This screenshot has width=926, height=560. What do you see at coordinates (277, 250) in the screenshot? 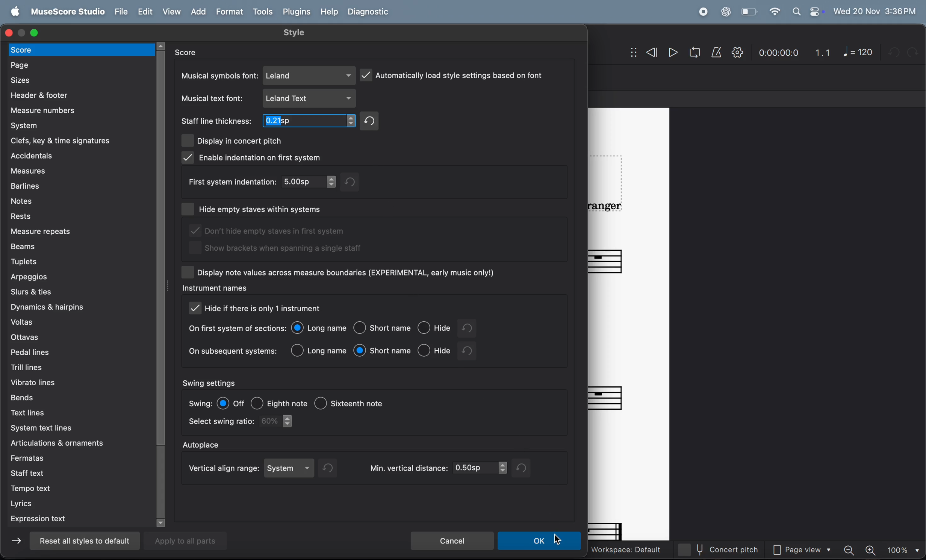
I see `show brackets` at bounding box center [277, 250].